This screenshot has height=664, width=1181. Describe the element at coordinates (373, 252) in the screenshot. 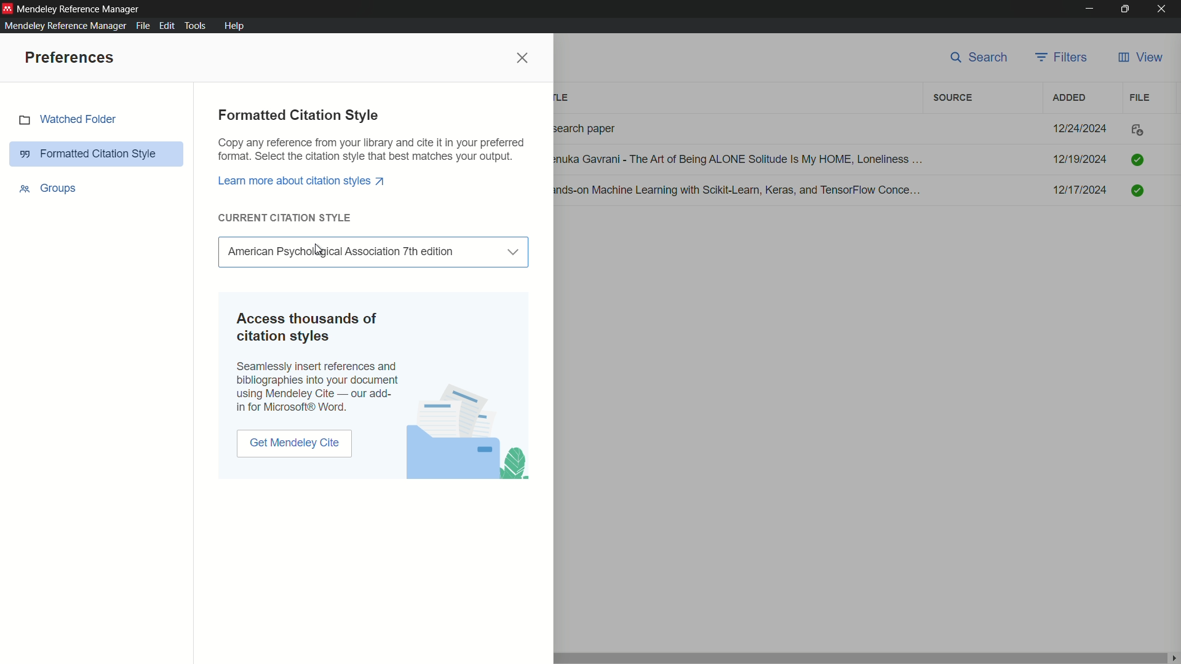

I see `current citation style` at that location.